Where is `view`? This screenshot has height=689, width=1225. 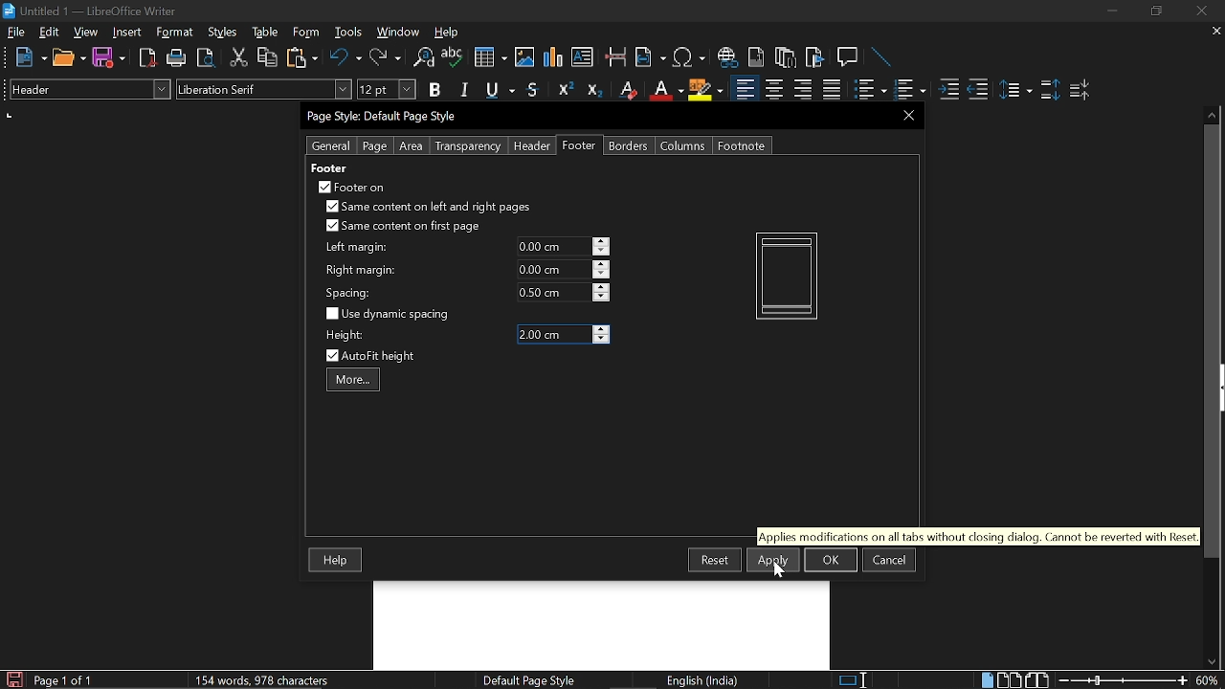
view is located at coordinates (86, 32).